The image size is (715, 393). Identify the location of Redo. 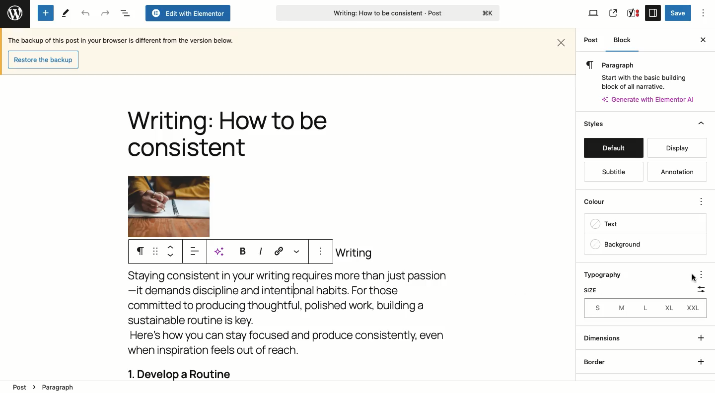
(105, 13).